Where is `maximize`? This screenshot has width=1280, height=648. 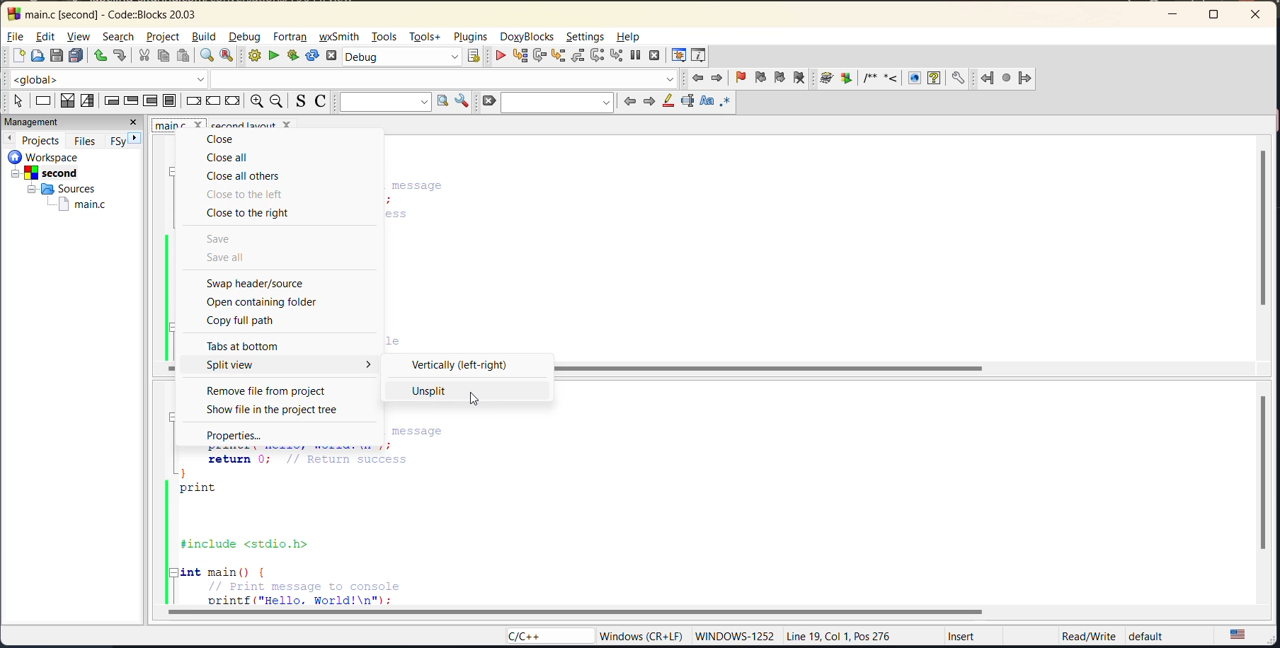 maximize is located at coordinates (1218, 16).